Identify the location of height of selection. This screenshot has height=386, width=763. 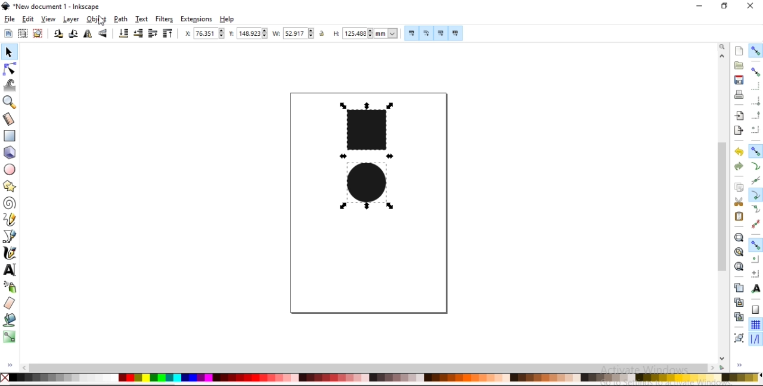
(364, 32).